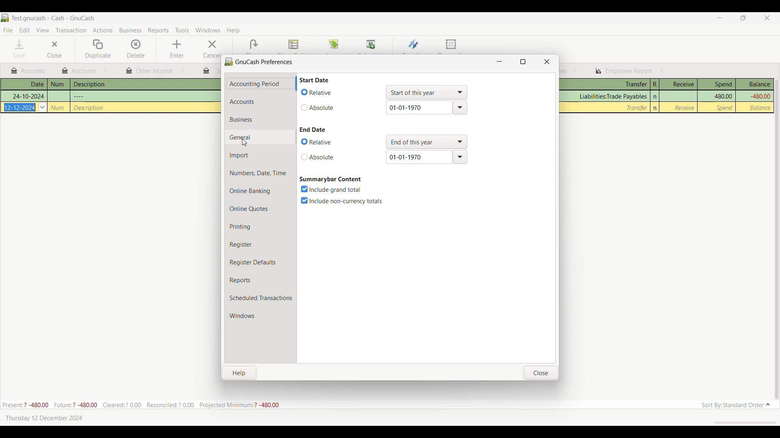  What do you see at coordinates (5, 18) in the screenshot?
I see `Software logo` at bounding box center [5, 18].